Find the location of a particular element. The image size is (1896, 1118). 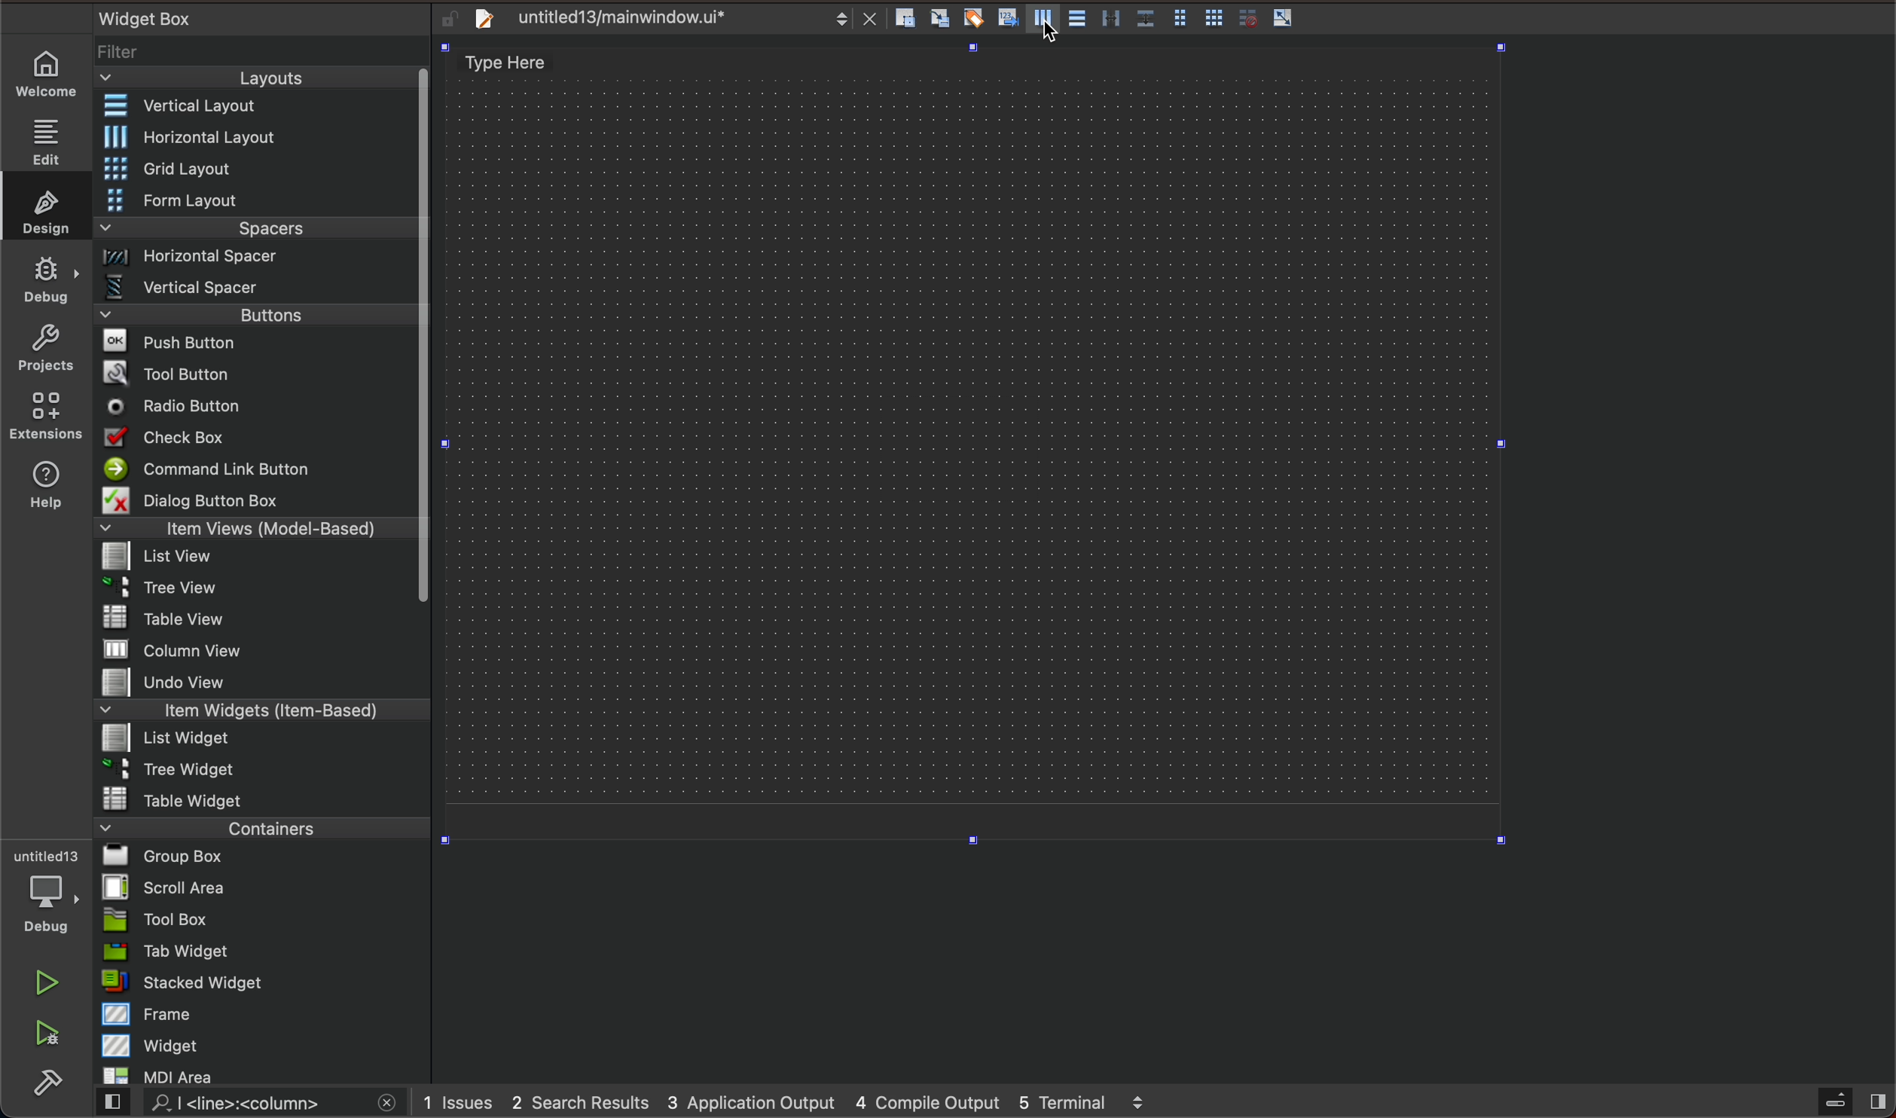

dialog button is located at coordinates (258, 499).